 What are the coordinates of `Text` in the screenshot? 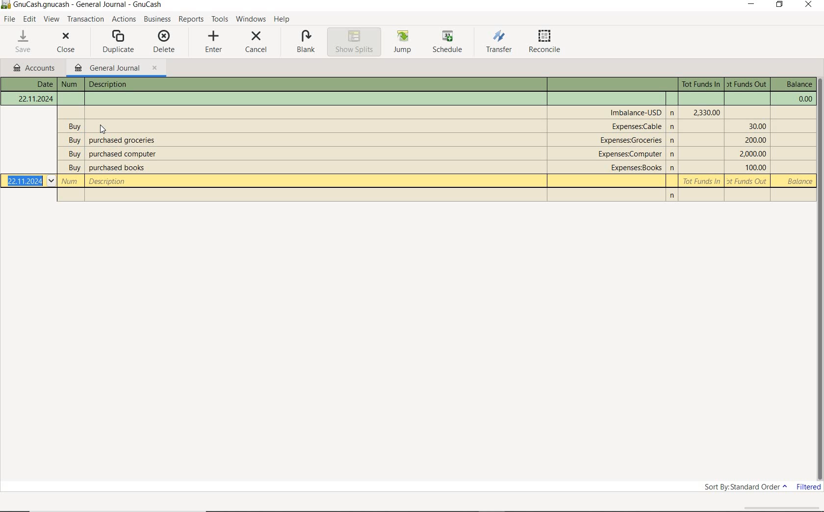 It's located at (414, 167).